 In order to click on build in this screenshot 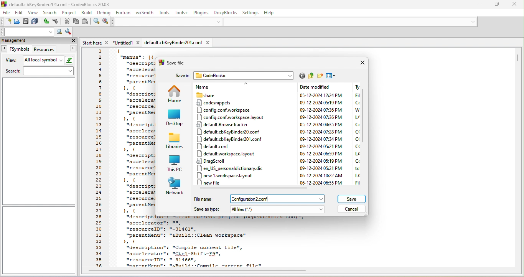, I will do `click(87, 13)`.